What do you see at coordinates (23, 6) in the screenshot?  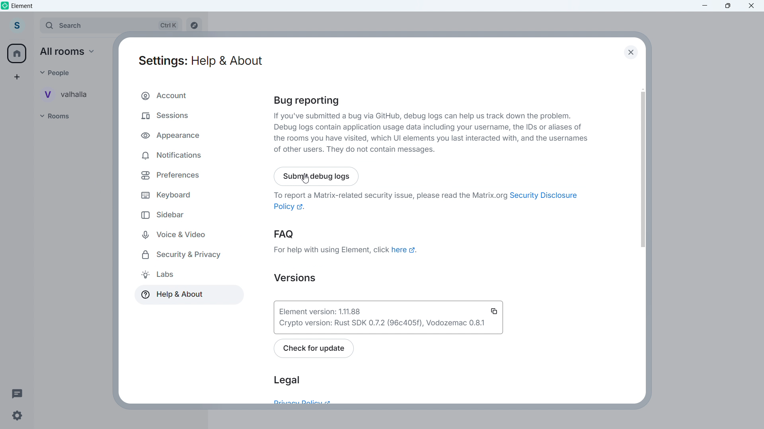 I see `Element` at bounding box center [23, 6].